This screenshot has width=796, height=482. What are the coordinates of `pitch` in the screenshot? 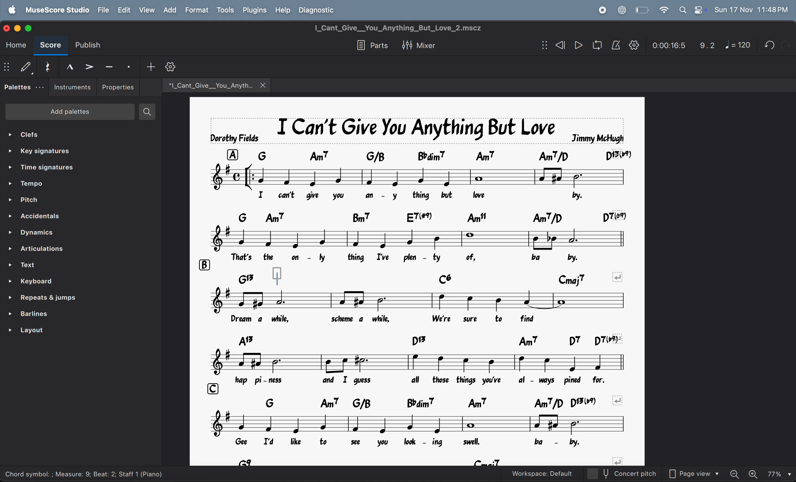 It's located at (73, 201).